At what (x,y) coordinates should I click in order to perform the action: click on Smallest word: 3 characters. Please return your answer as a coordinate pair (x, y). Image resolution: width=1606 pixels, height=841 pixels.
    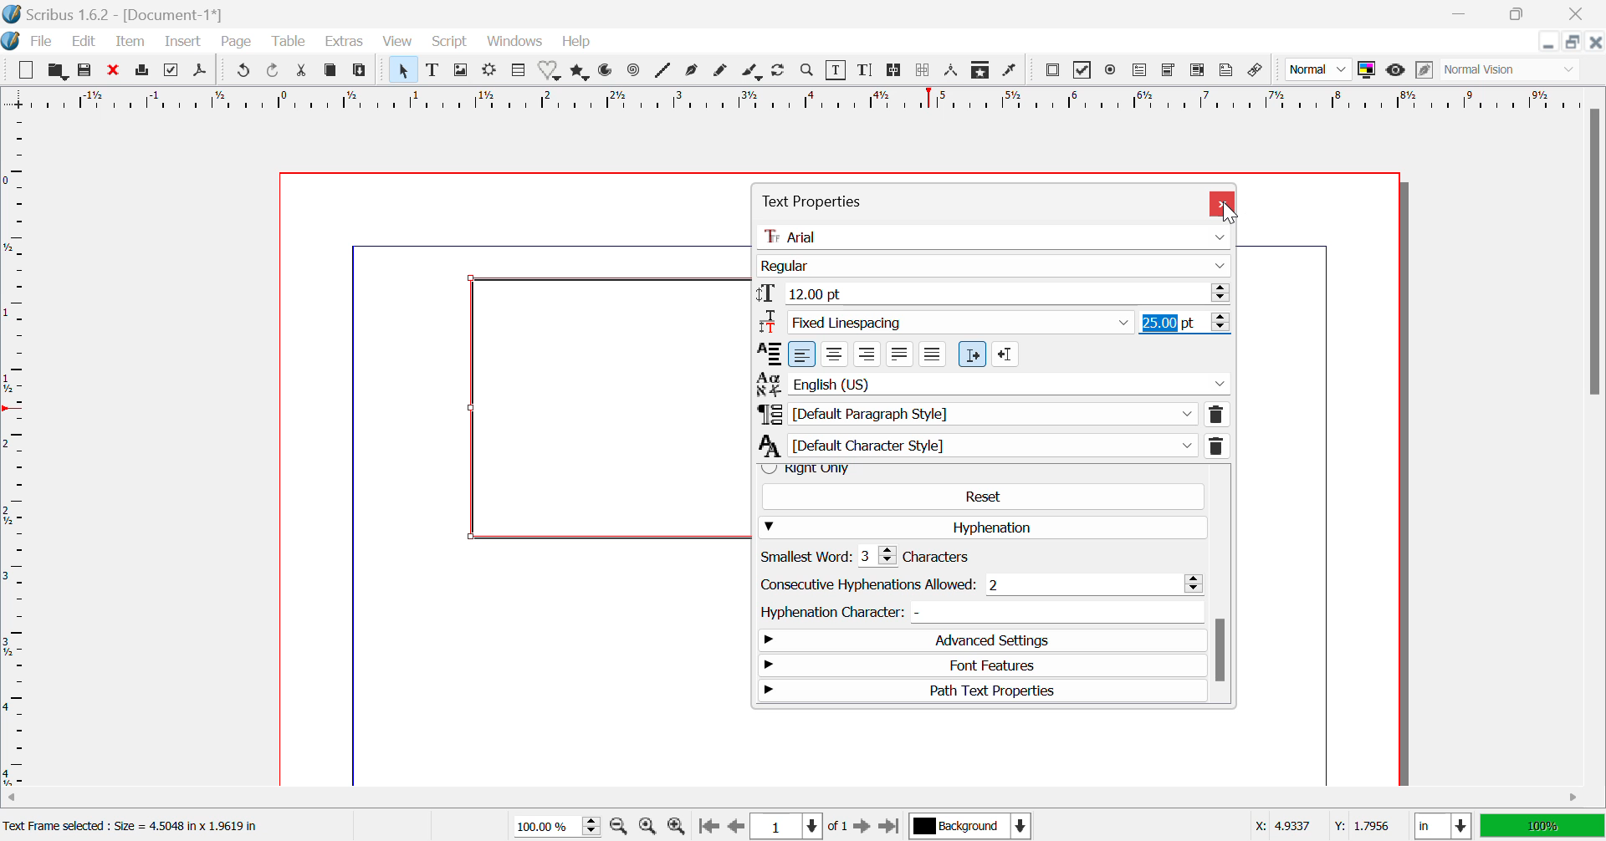
    Looking at the image, I should click on (884, 556).